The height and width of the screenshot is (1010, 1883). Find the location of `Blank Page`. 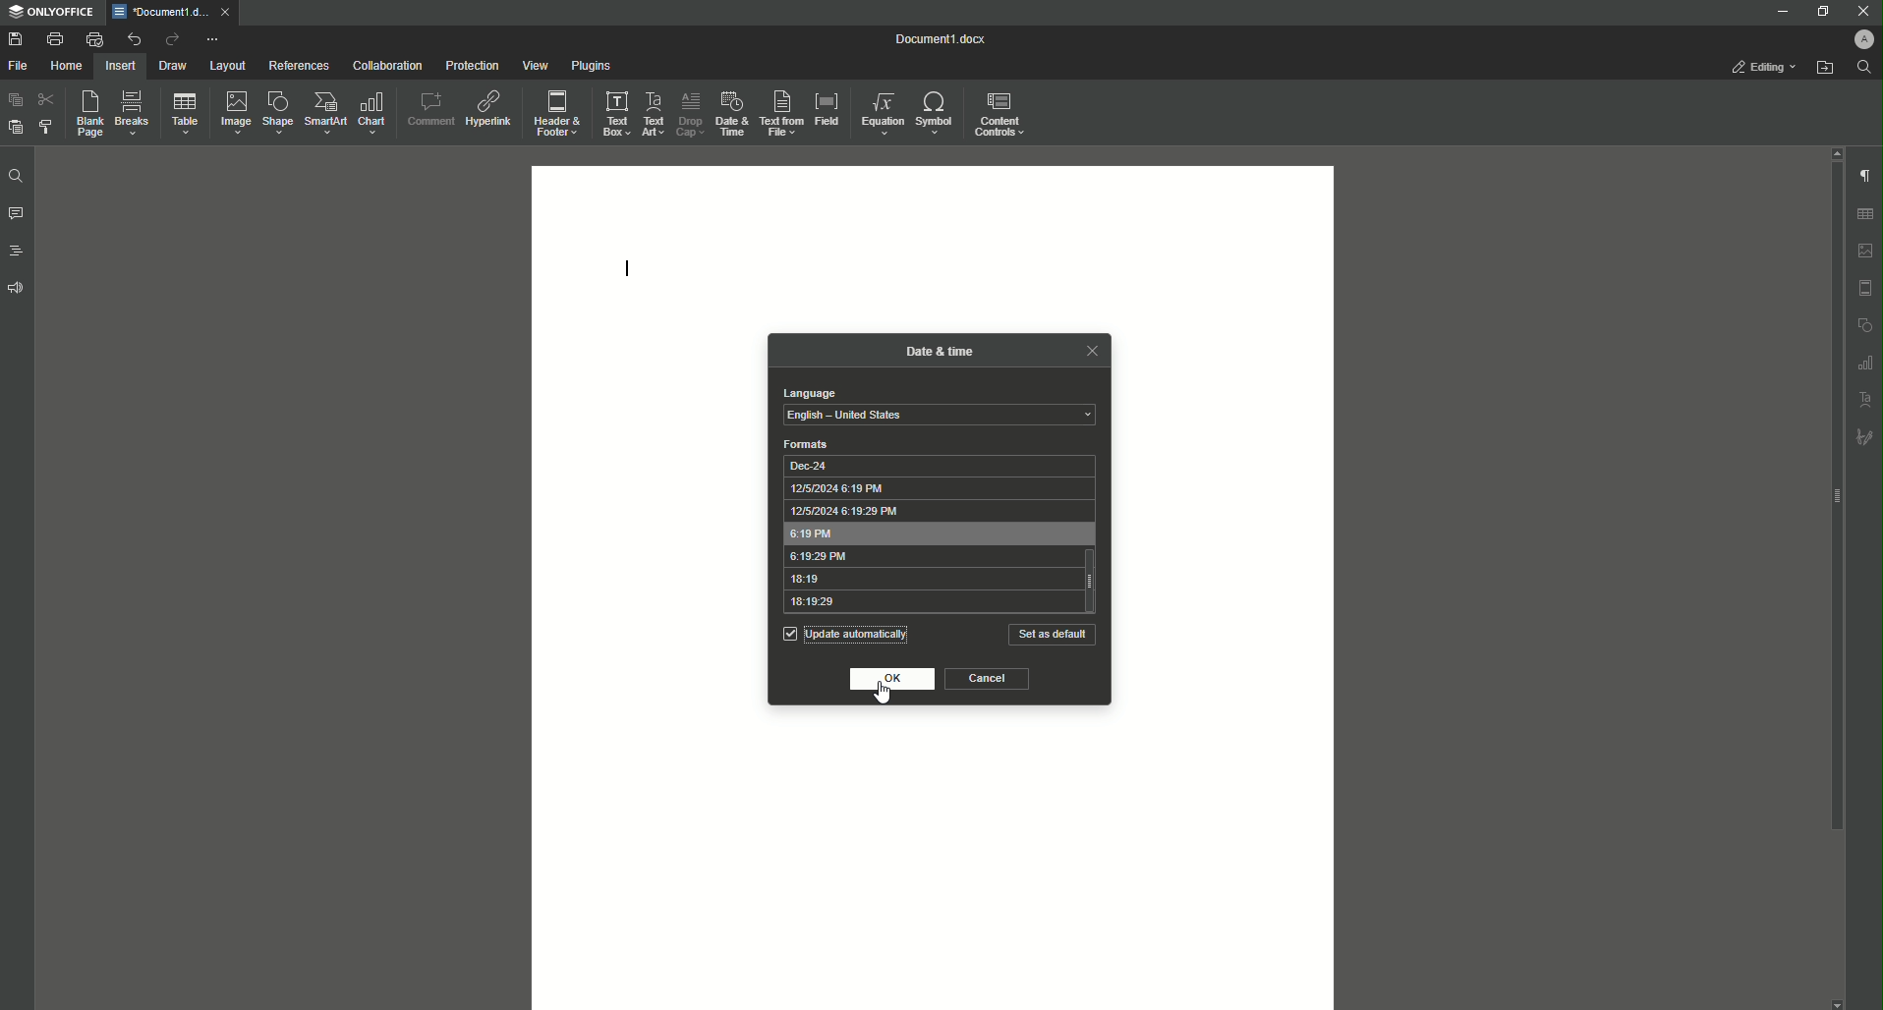

Blank Page is located at coordinates (85, 114).